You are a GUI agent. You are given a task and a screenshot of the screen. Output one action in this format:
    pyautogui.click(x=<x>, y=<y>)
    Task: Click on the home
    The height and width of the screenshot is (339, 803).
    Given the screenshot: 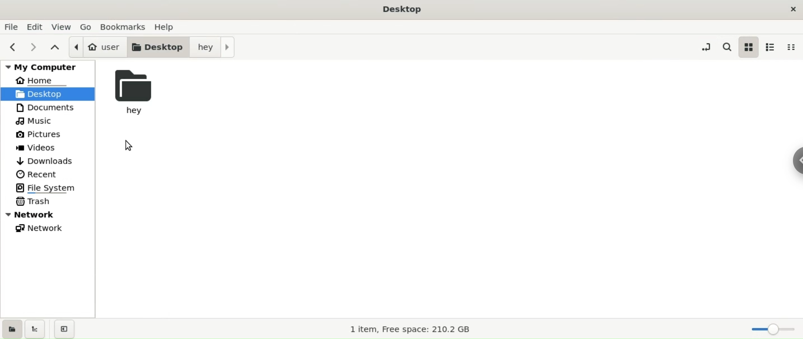 What is the action you would take?
    pyautogui.click(x=51, y=81)
    